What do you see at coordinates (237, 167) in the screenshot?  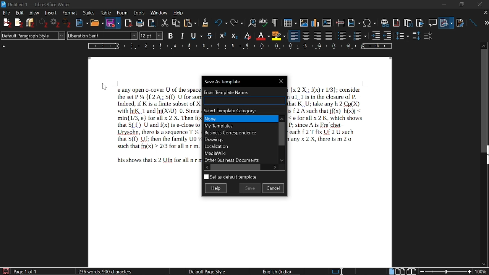 I see `Horizontal scrollbar` at bounding box center [237, 167].